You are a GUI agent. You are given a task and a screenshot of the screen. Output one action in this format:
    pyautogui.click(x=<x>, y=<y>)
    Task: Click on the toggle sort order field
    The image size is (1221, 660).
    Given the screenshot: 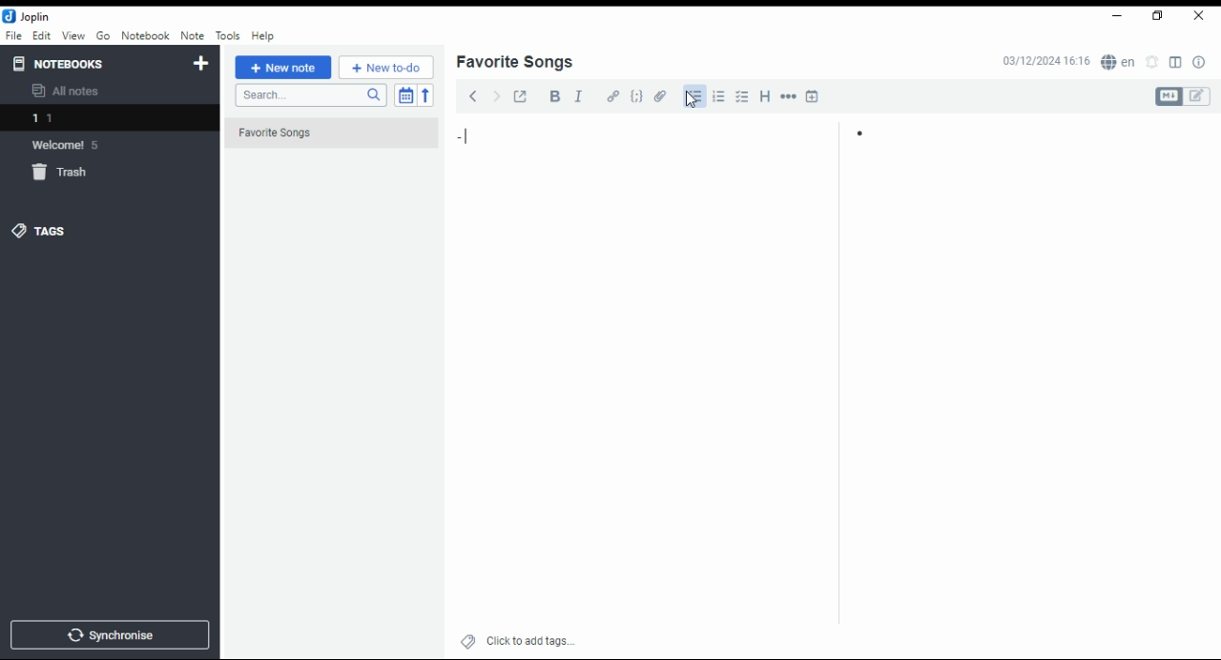 What is the action you would take?
    pyautogui.click(x=405, y=95)
    